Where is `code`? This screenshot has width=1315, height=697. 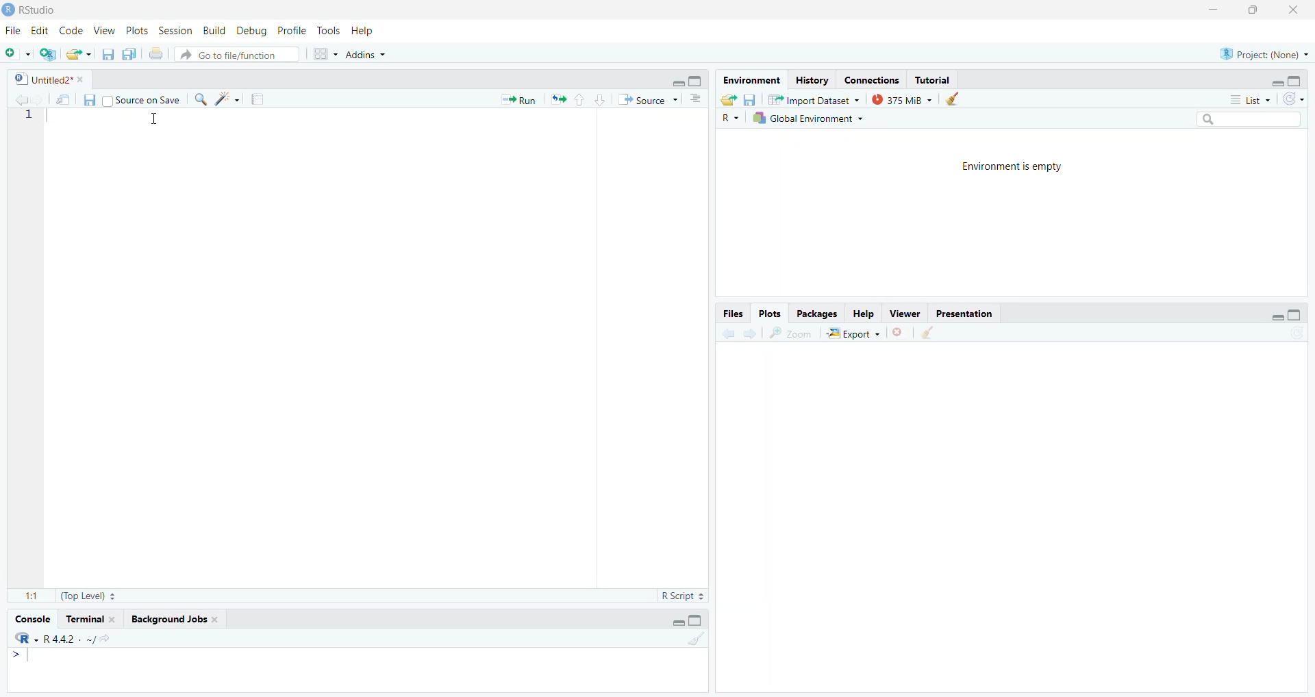 code is located at coordinates (73, 31).